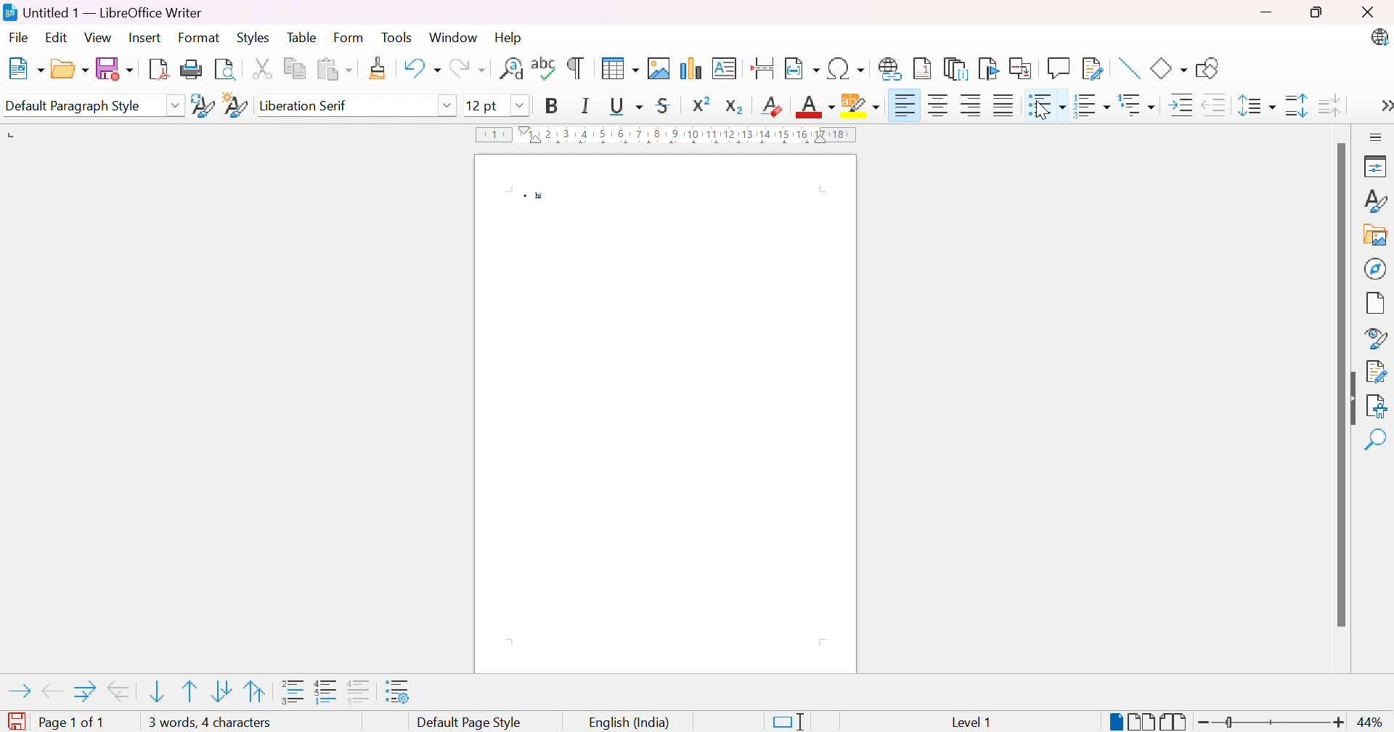 This screenshot has height=732, width=1394. I want to click on Insert field, so click(802, 70).